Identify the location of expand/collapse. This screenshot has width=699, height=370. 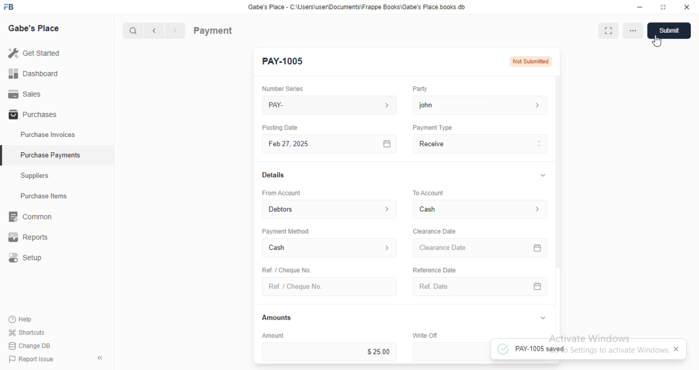
(542, 318).